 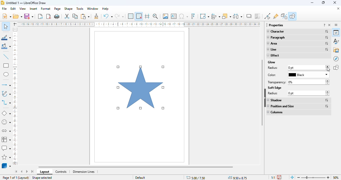 I want to click on toggle point edit mode, so click(x=268, y=16).